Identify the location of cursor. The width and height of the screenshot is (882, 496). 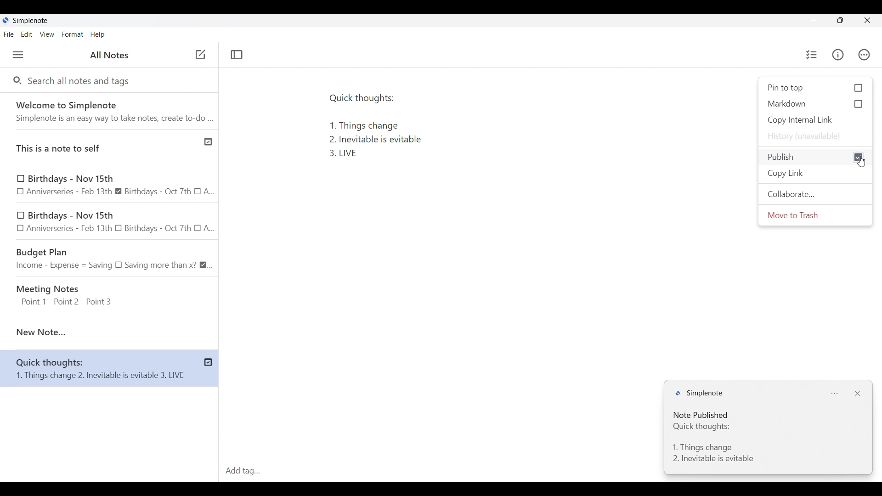
(199, 54).